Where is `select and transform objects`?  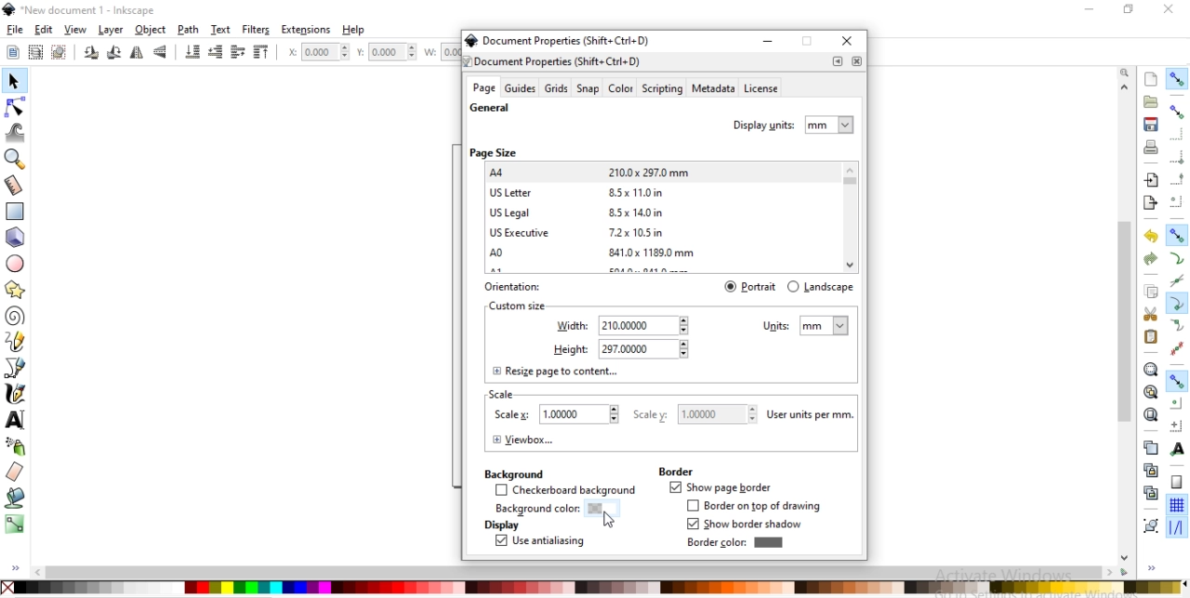
select and transform objects is located at coordinates (13, 82).